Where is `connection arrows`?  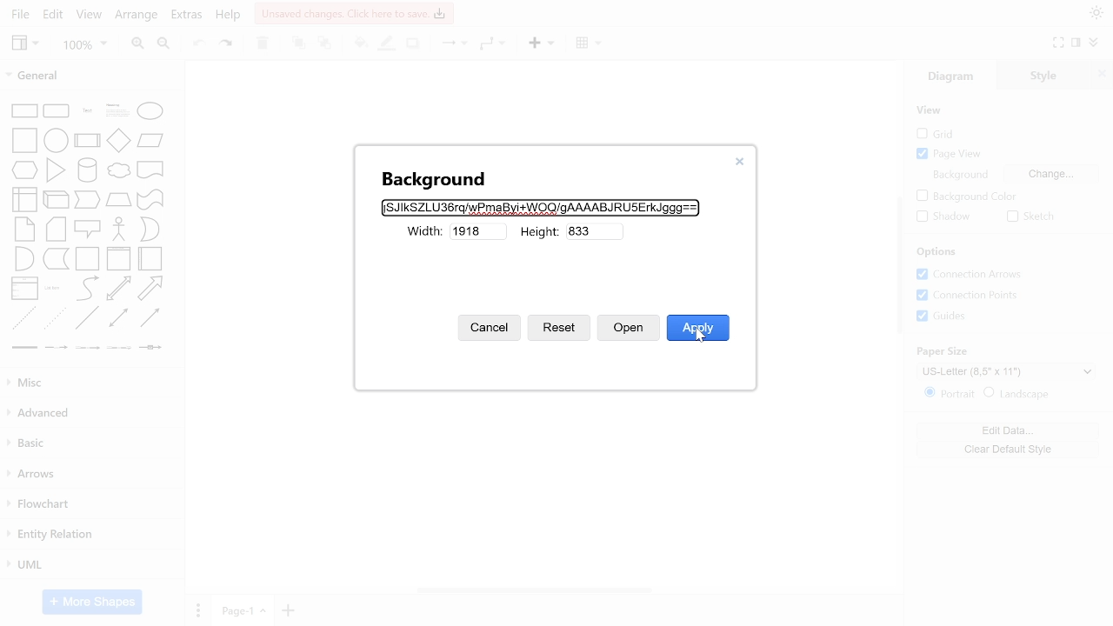
connection arrows is located at coordinates (973, 275).